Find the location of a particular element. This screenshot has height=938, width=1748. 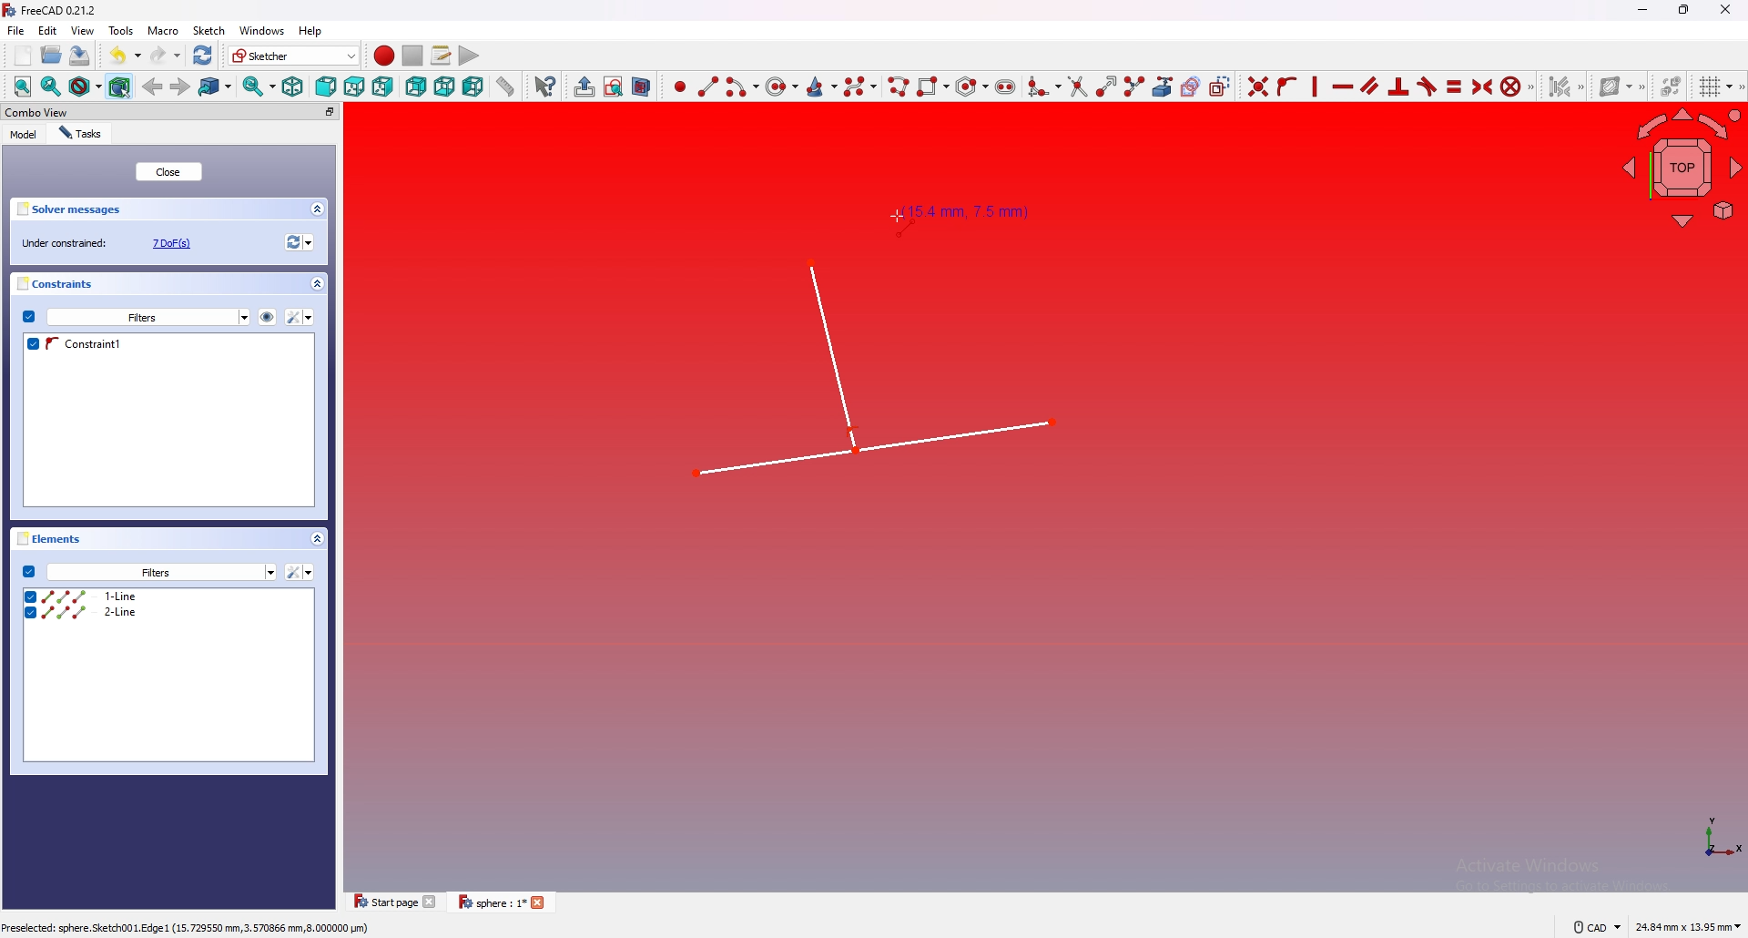

Fit all is located at coordinates (18, 87).